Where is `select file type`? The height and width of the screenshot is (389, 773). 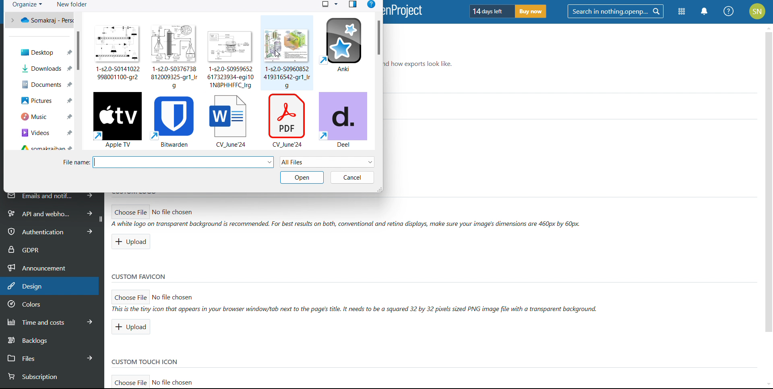
select file type is located at coordinates (327, 162).